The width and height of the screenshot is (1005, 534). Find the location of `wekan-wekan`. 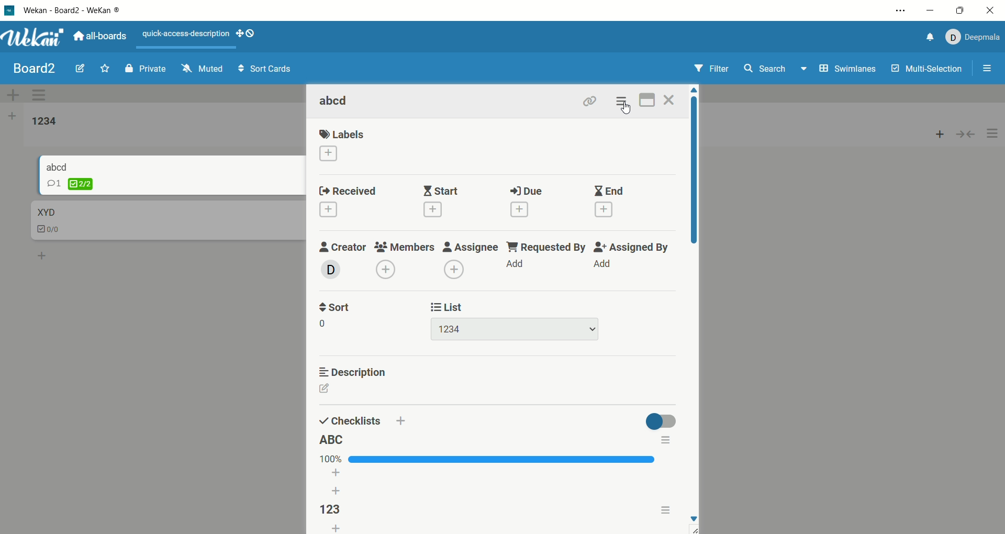

wekan-wekan is located at coordinates (84, 10).